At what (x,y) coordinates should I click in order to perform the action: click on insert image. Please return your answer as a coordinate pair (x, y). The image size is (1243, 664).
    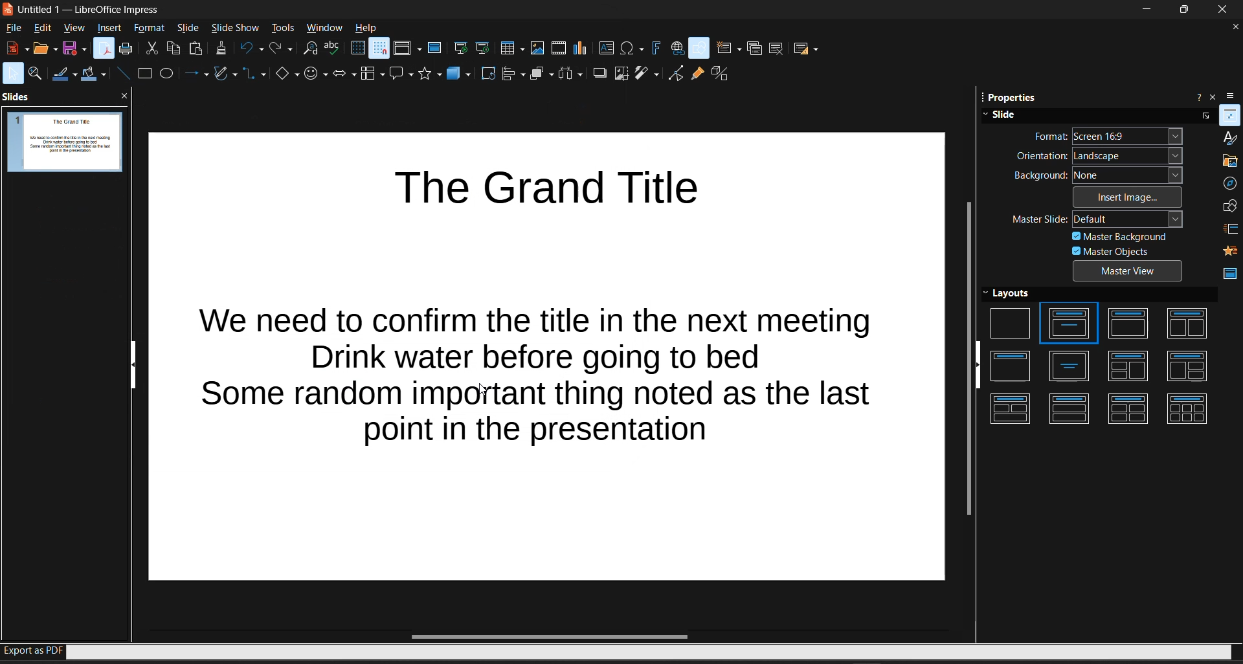
    Looking at the image, I should click on (1130, 197).